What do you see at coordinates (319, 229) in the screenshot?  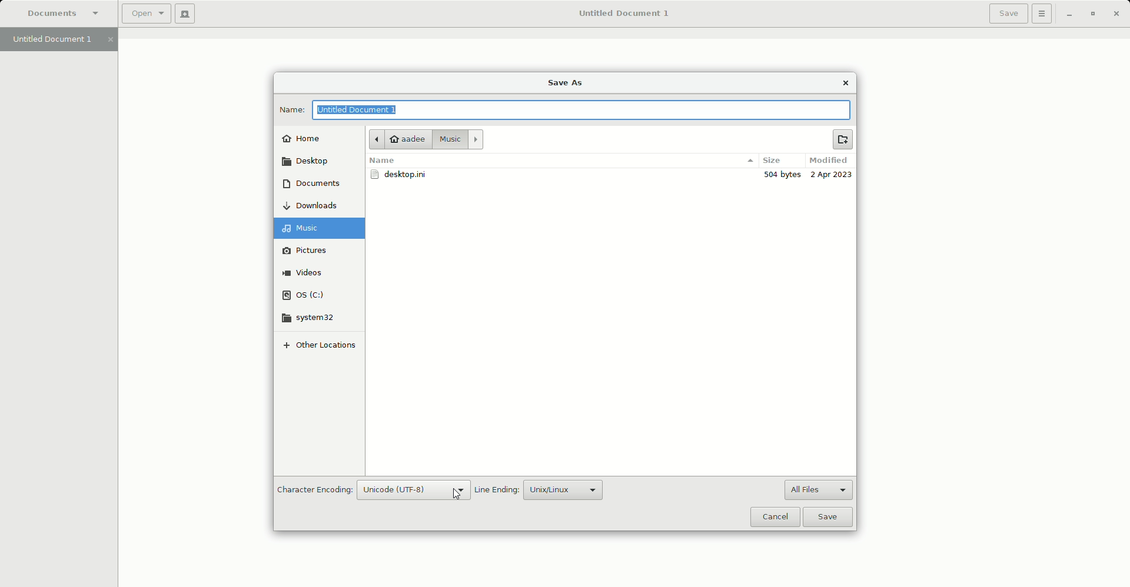 I see `Music` at bounding box center [319, 229].